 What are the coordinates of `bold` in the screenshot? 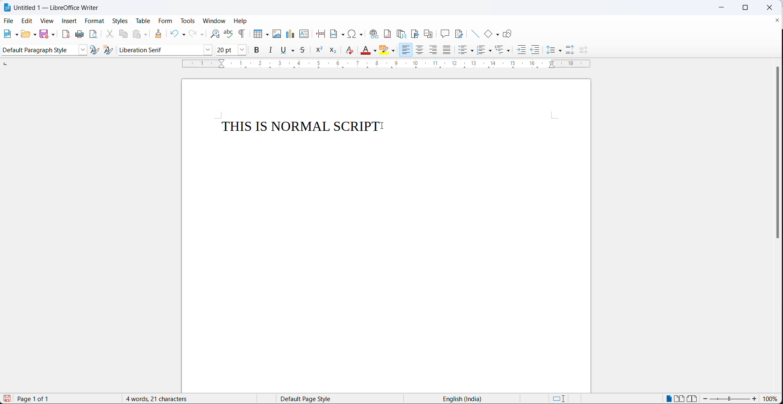 It's located at (257, 50).